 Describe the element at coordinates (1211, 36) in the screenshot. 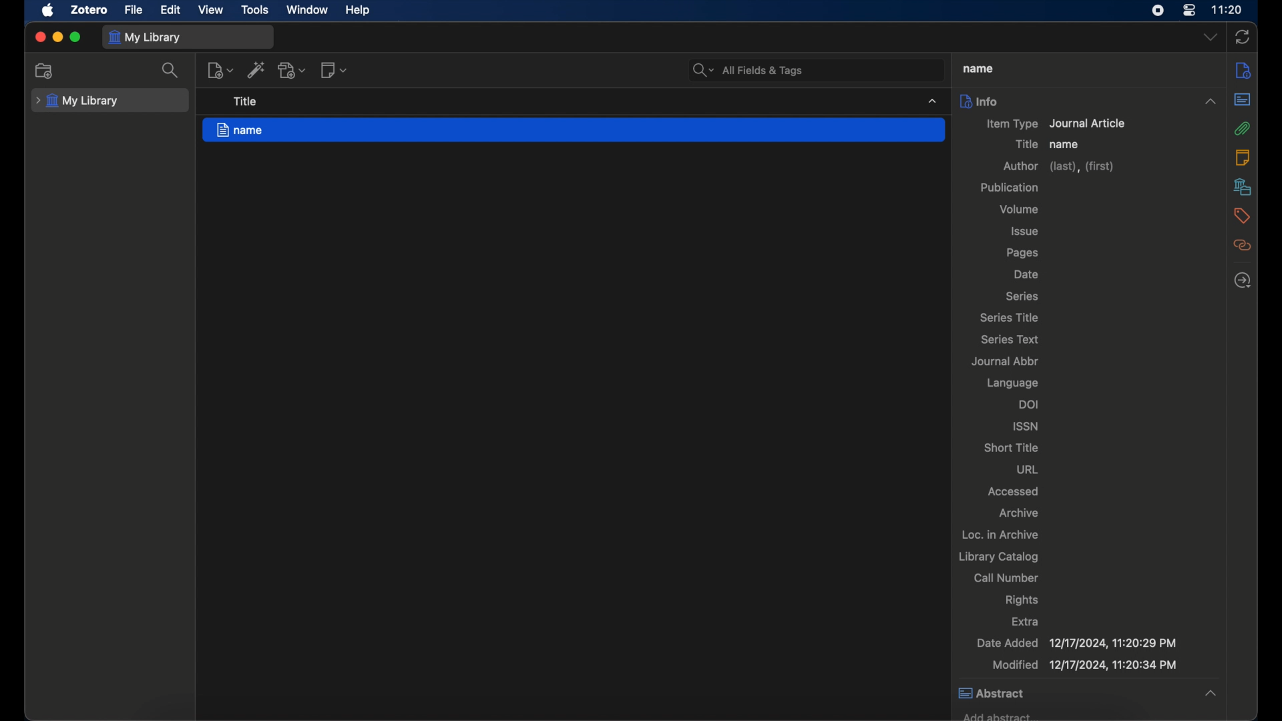

I see `dropdown` at that location.